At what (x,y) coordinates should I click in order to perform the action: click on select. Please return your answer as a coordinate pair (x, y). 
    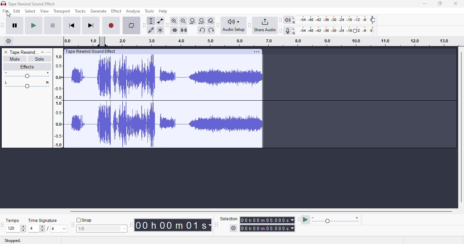
    Looking at the image, I should click on (31, 11).